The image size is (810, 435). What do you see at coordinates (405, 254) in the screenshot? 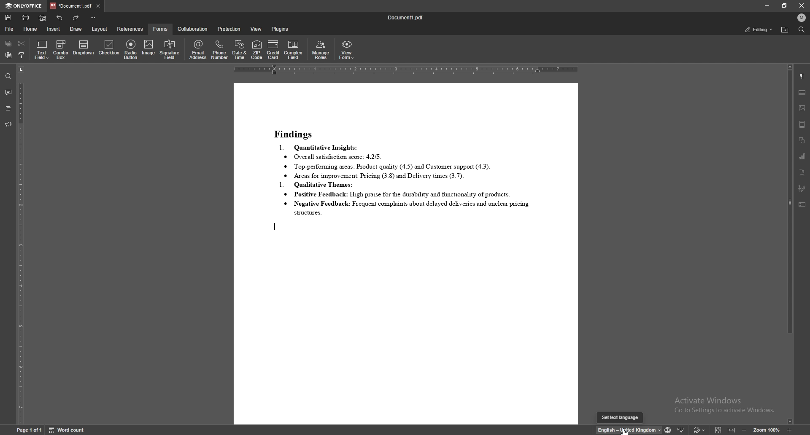
I see `document` at bounding box center [405, 254].